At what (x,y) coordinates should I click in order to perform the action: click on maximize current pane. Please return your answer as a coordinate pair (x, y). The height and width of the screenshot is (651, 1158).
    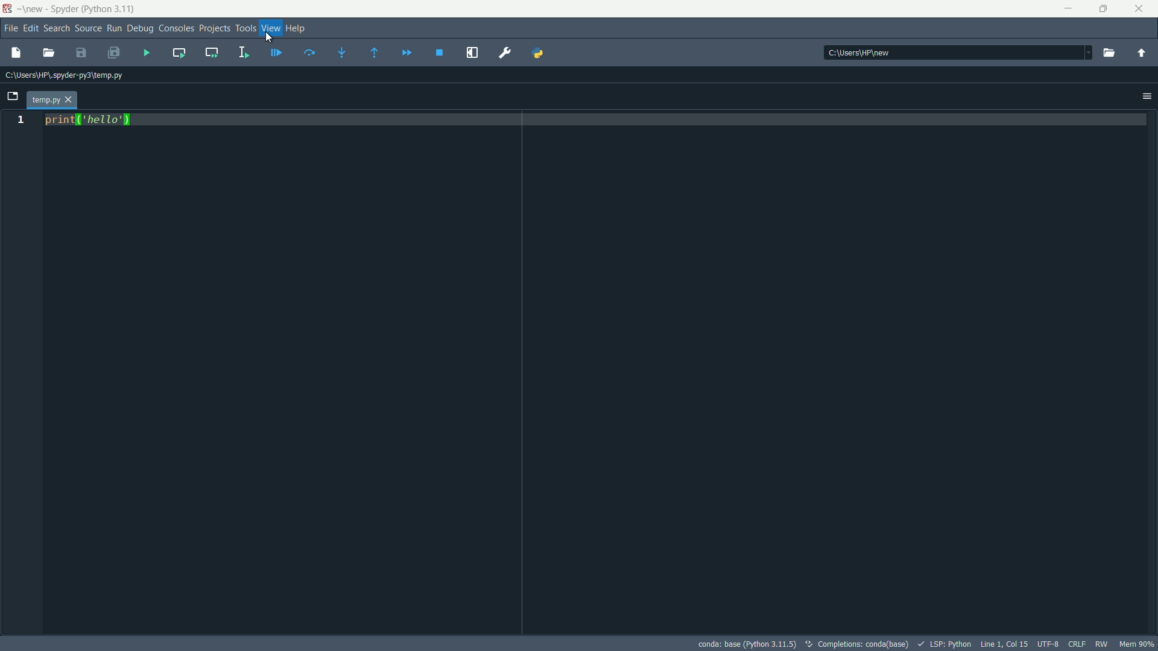
    Looking at the image, I should click on (472, 54).